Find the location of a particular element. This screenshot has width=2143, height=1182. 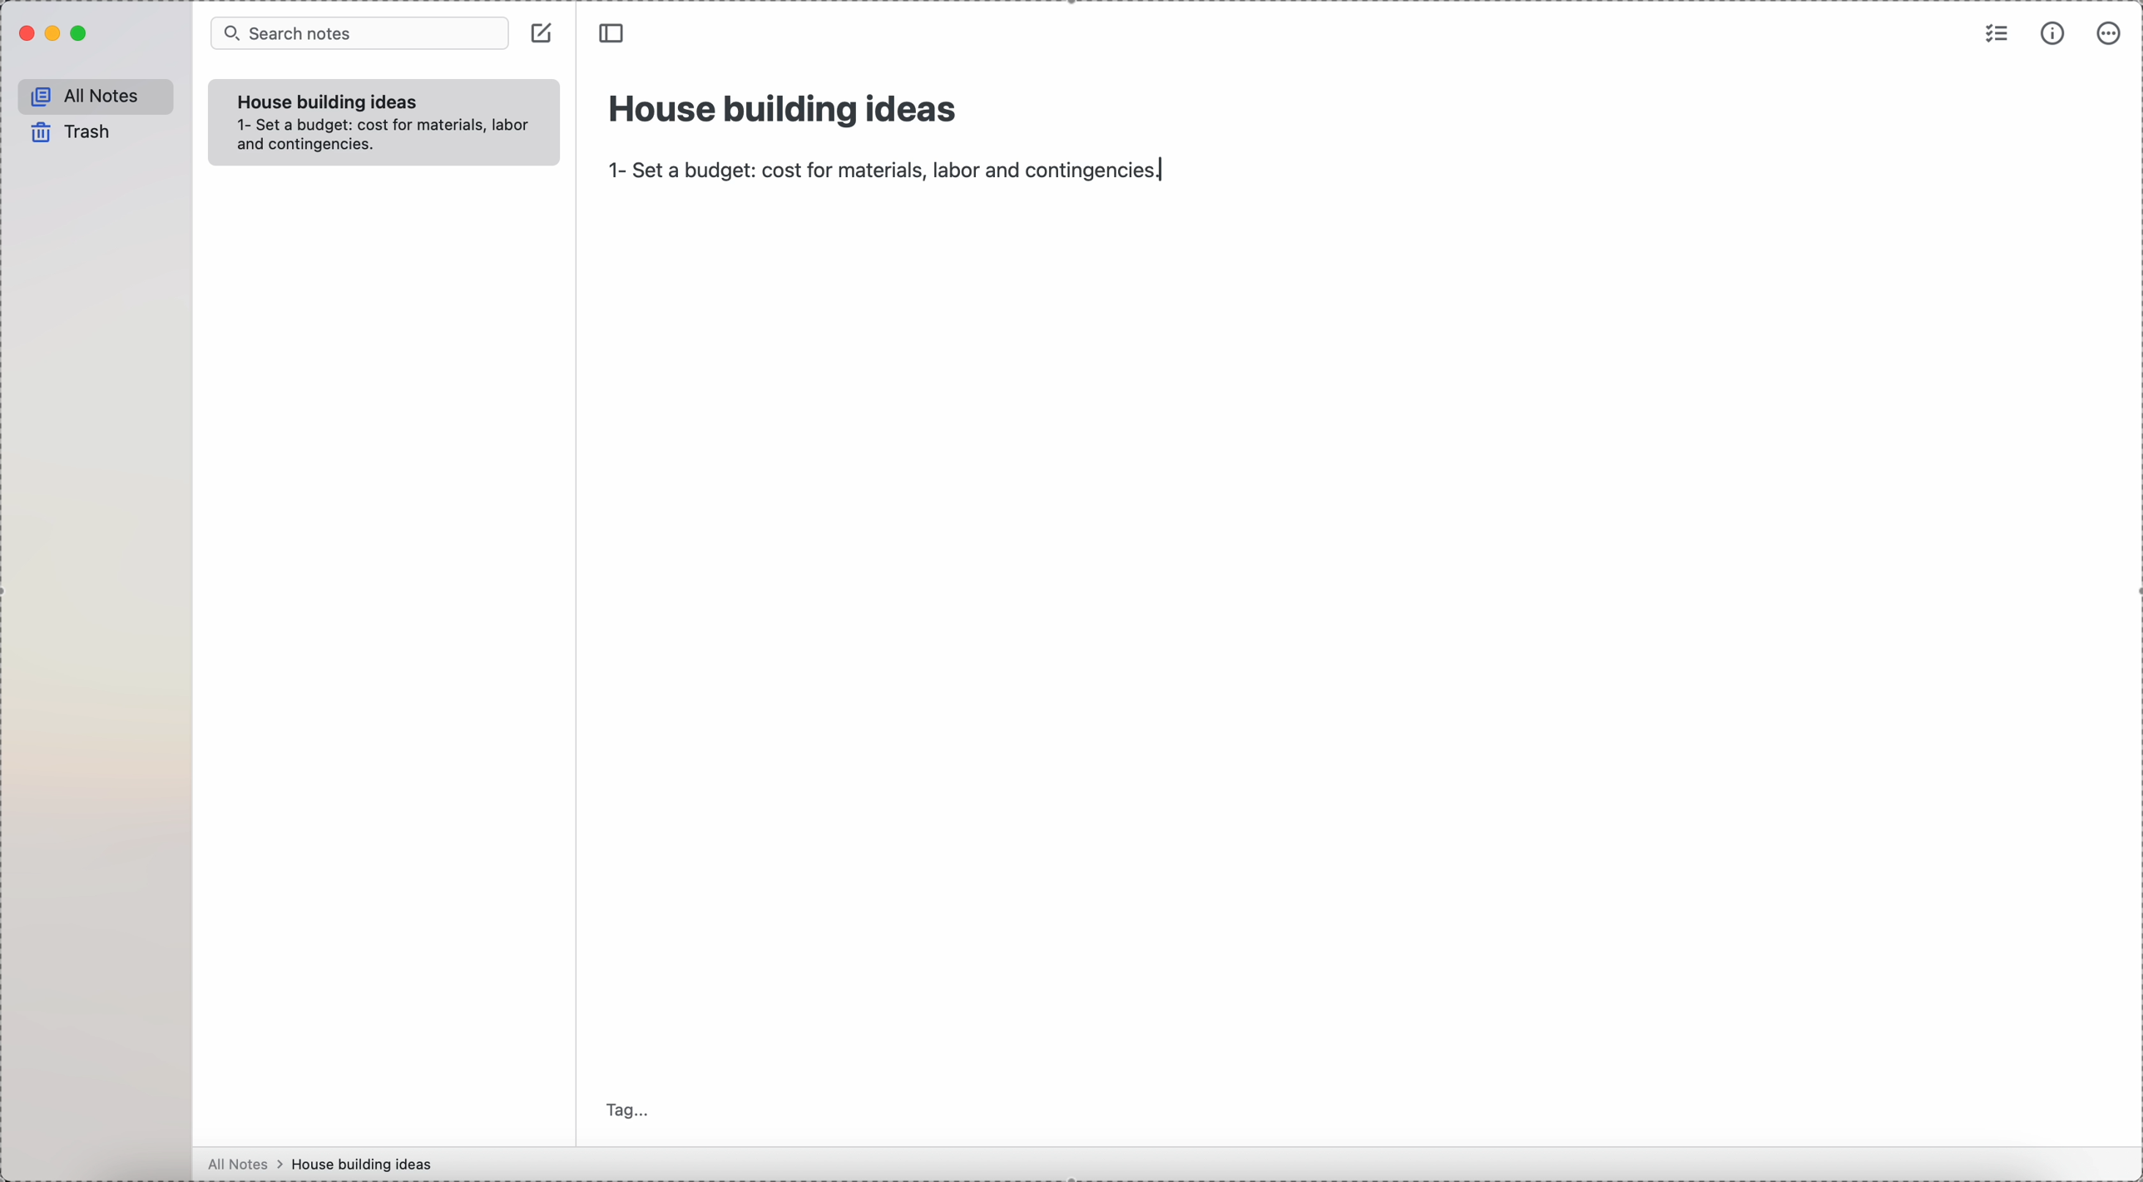

maximize Simplenote is located at coordinates (85, 34).